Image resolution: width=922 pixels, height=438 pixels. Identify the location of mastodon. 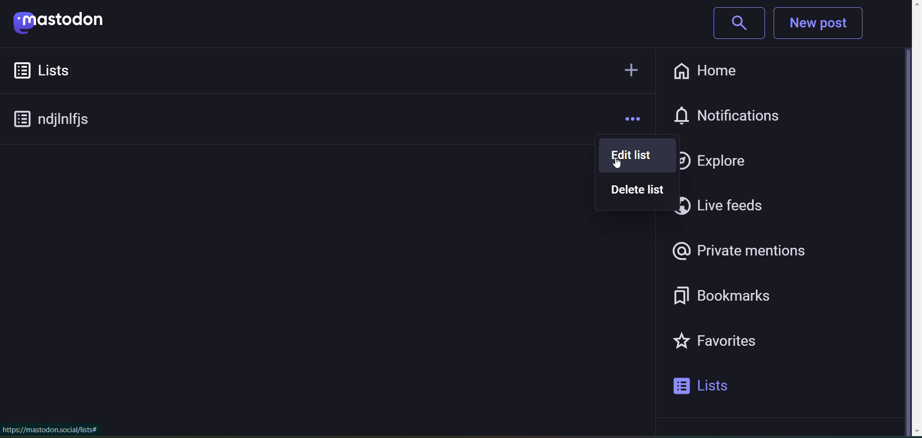
(68, 24).